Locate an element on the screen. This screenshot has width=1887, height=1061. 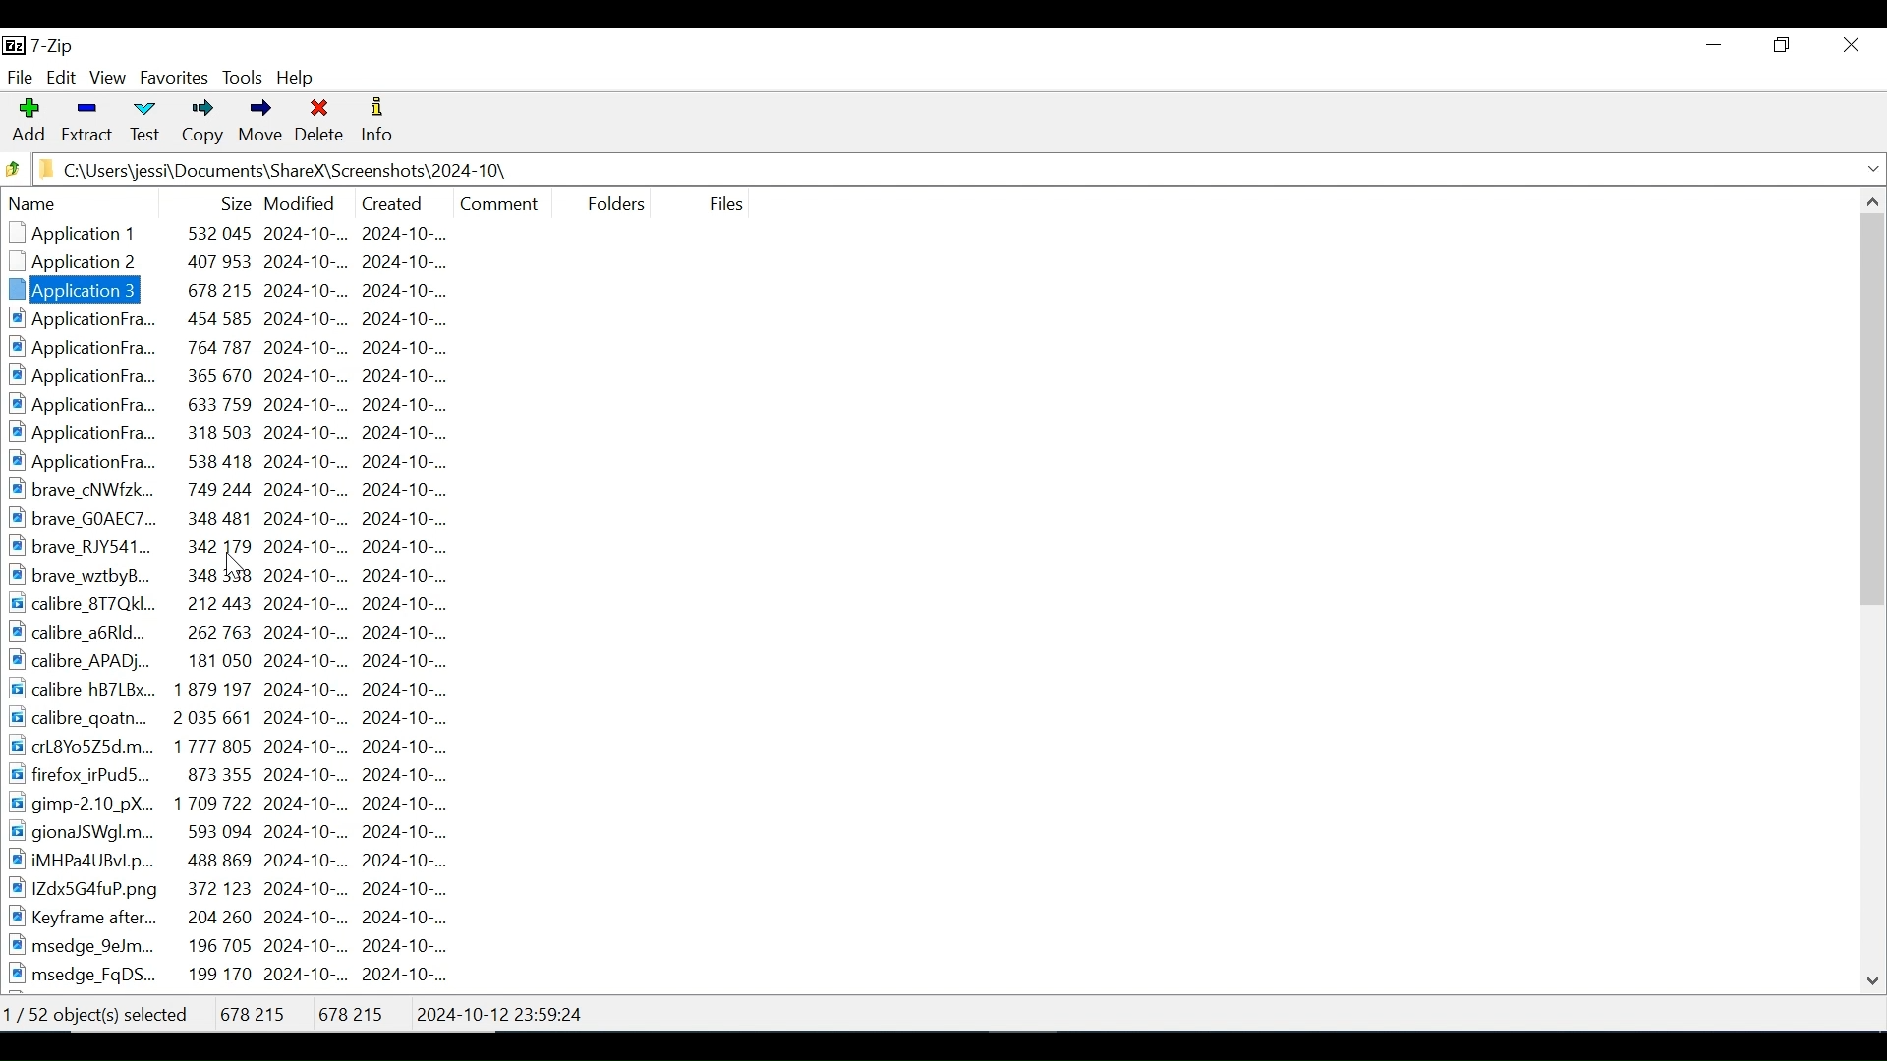
 brave GOAEC7... 348 481 2024-10-.. 2024-10-... is located at coordinates (242, 517).